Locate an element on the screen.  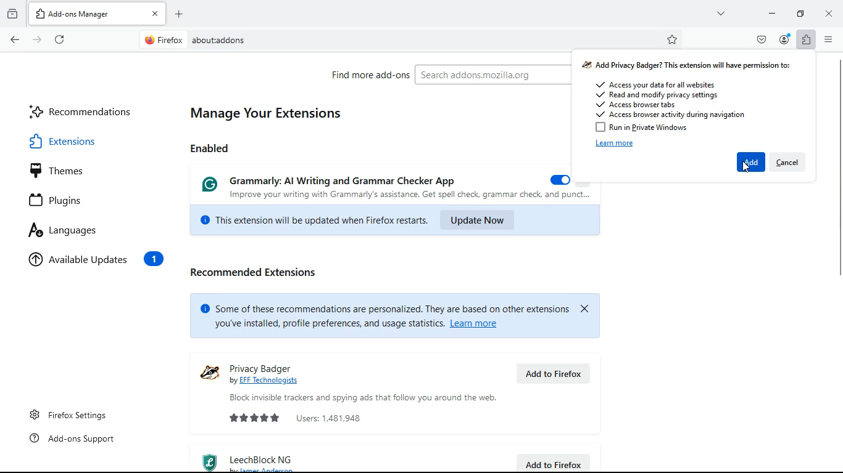
menu is located at coordinates (829, 39).